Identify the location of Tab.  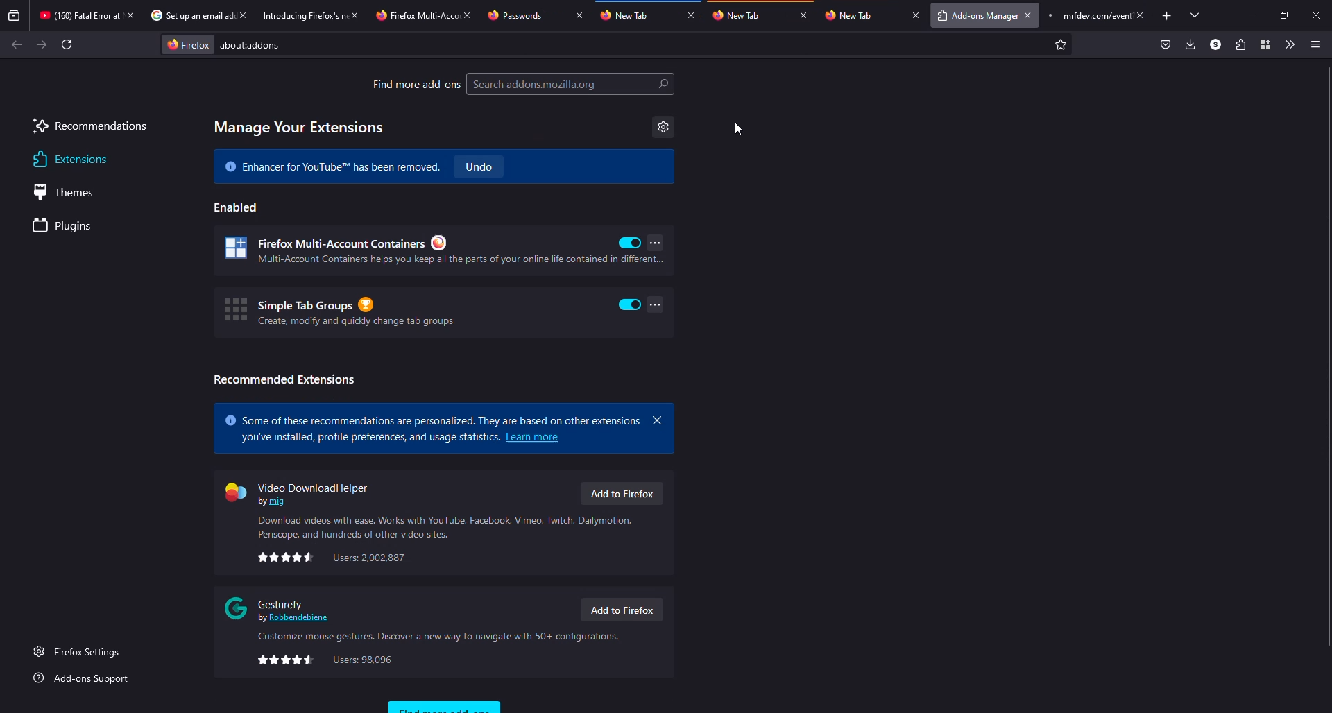
(189, 15).